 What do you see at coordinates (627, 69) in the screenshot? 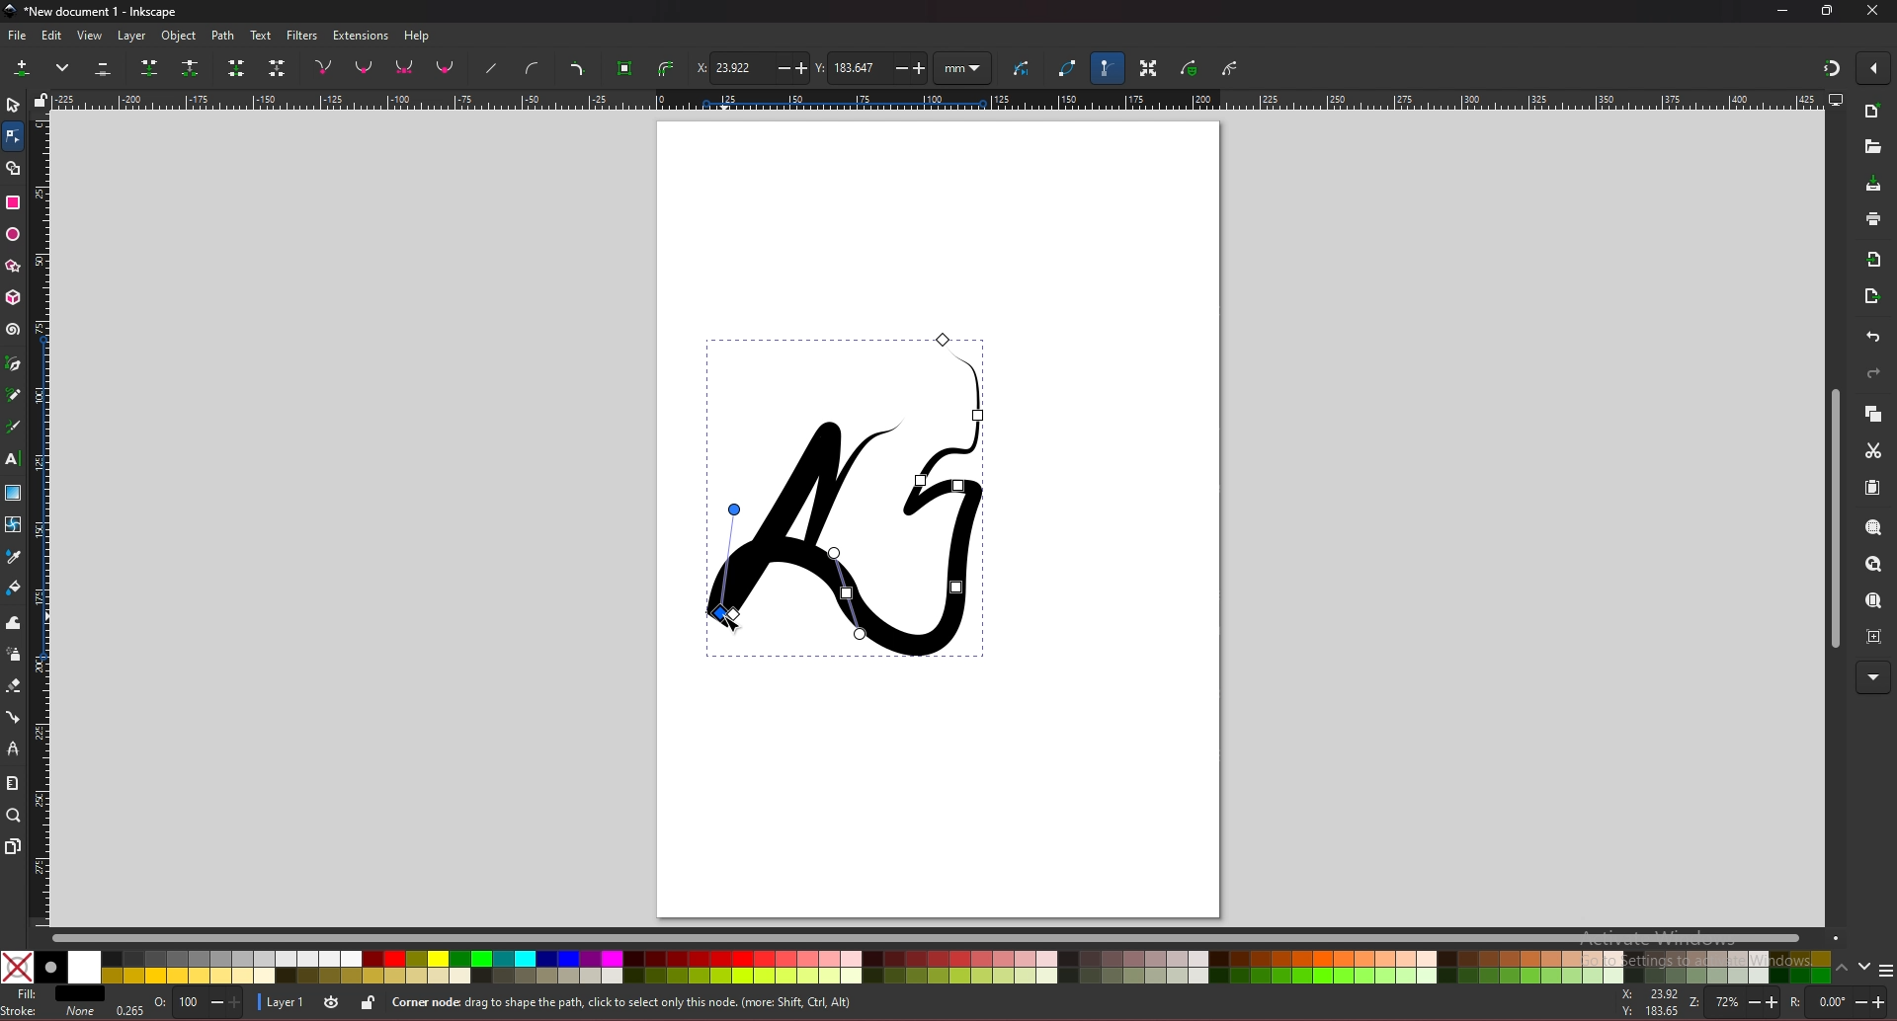
I see `object to path` at bounding box center [627, 69].